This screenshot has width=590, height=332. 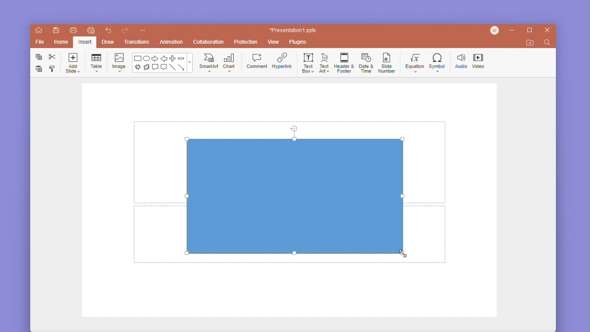 I want to click on moreshapes, so click(x=191, y=62).